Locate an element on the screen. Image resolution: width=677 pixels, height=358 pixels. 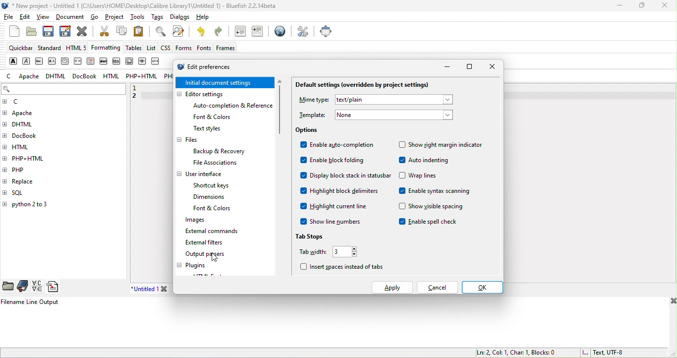
close is located at coordinates (672, 302).